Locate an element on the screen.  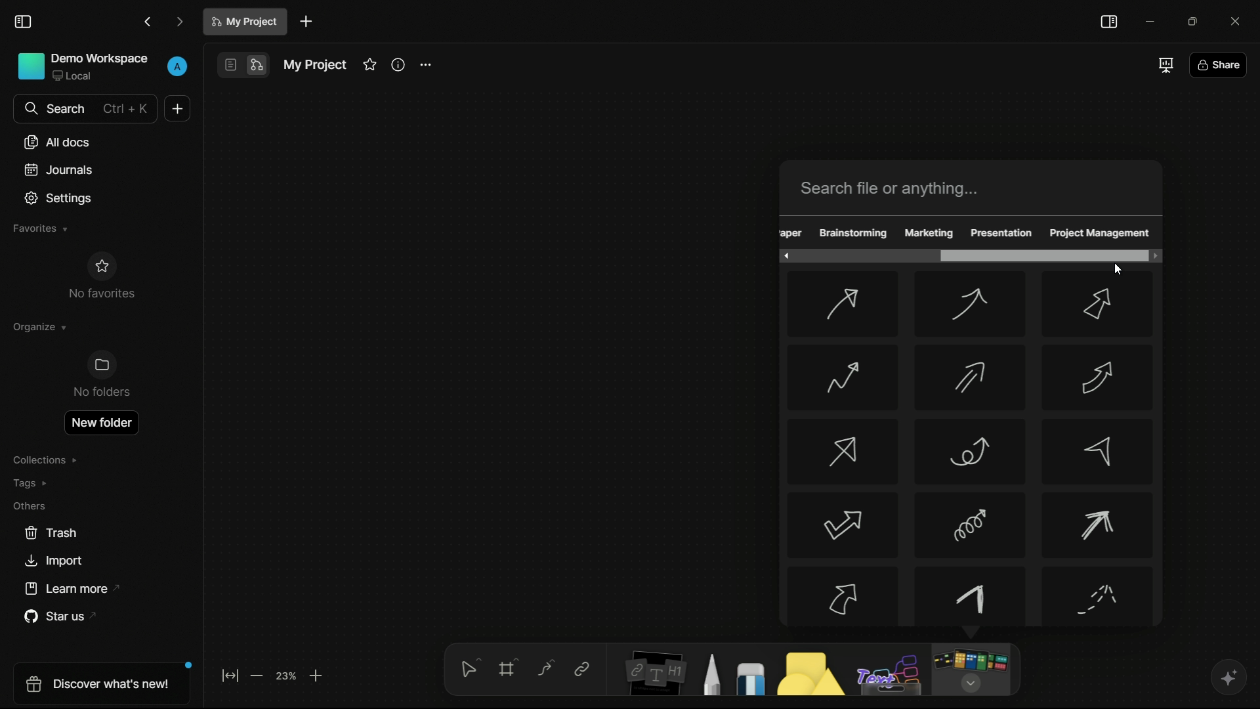
share is located at coordinates (1218, 67).